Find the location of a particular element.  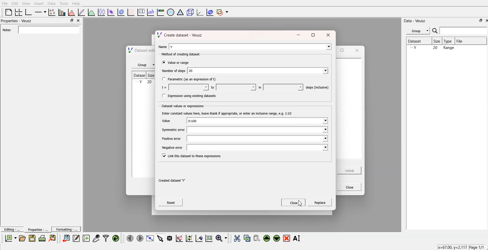

base graph is located at coordinates (29, 12).